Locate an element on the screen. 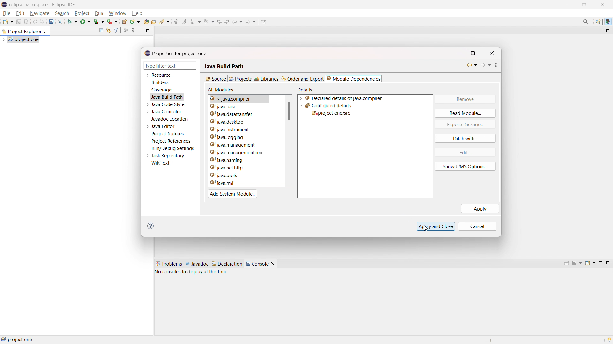 The width and height of the screenshot is (613, 344). coverage is located at coordinates (162, 90).